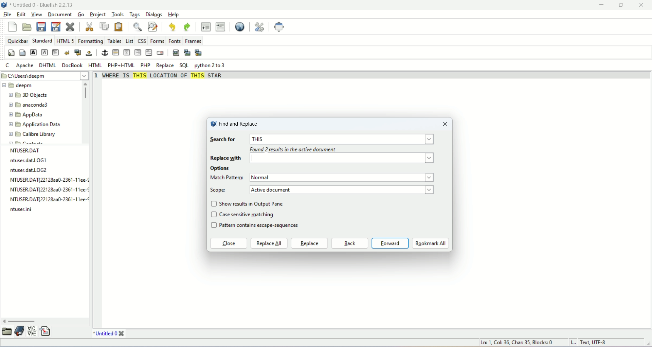  I want to click on Match pattern, so click(227, 178).